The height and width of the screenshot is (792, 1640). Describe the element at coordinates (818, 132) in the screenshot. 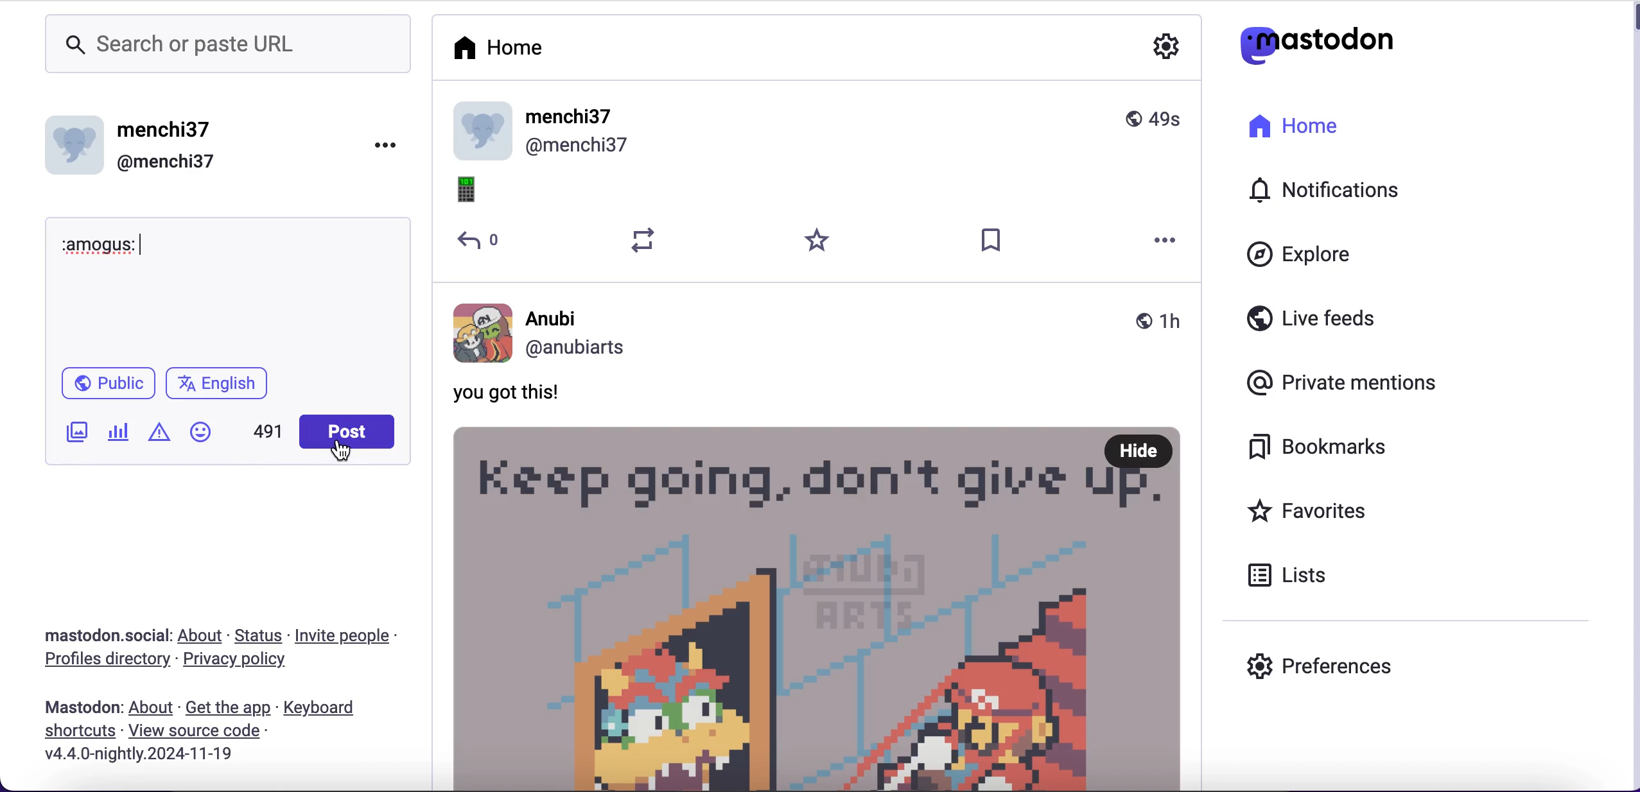

I see `user` at that location.